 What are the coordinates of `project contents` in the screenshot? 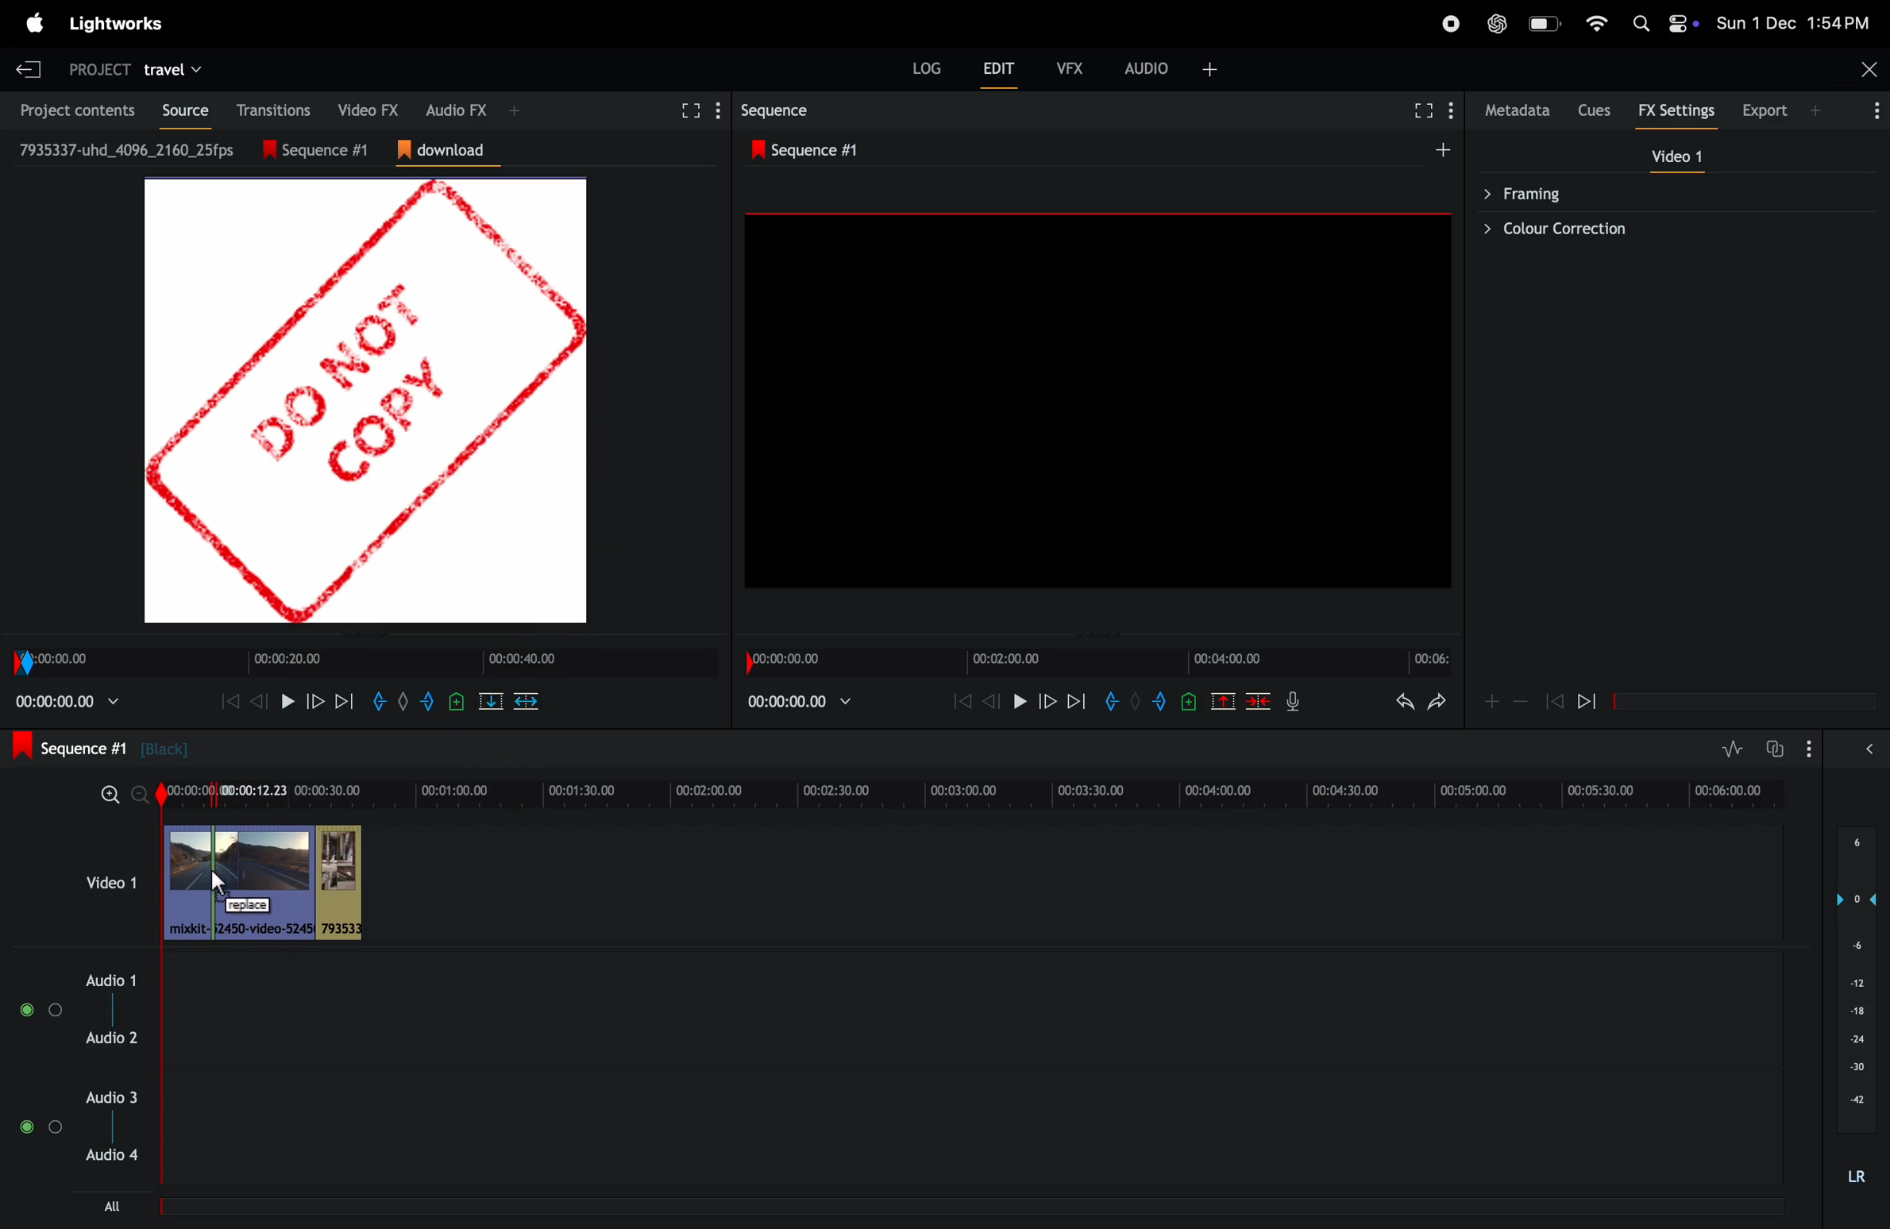 It's located at (71, 109).